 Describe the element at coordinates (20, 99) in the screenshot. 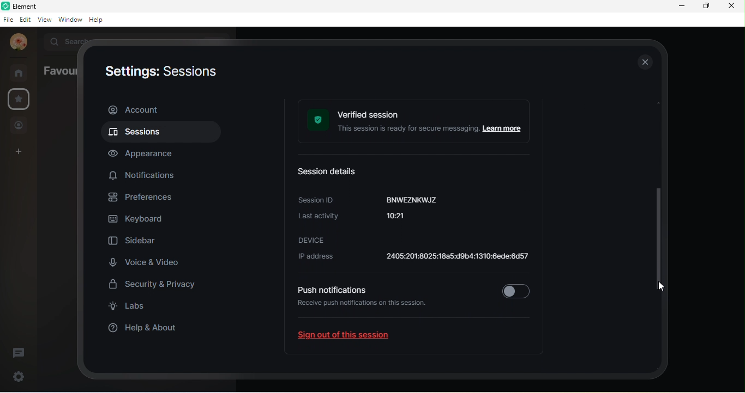

I see `settings` at that location.